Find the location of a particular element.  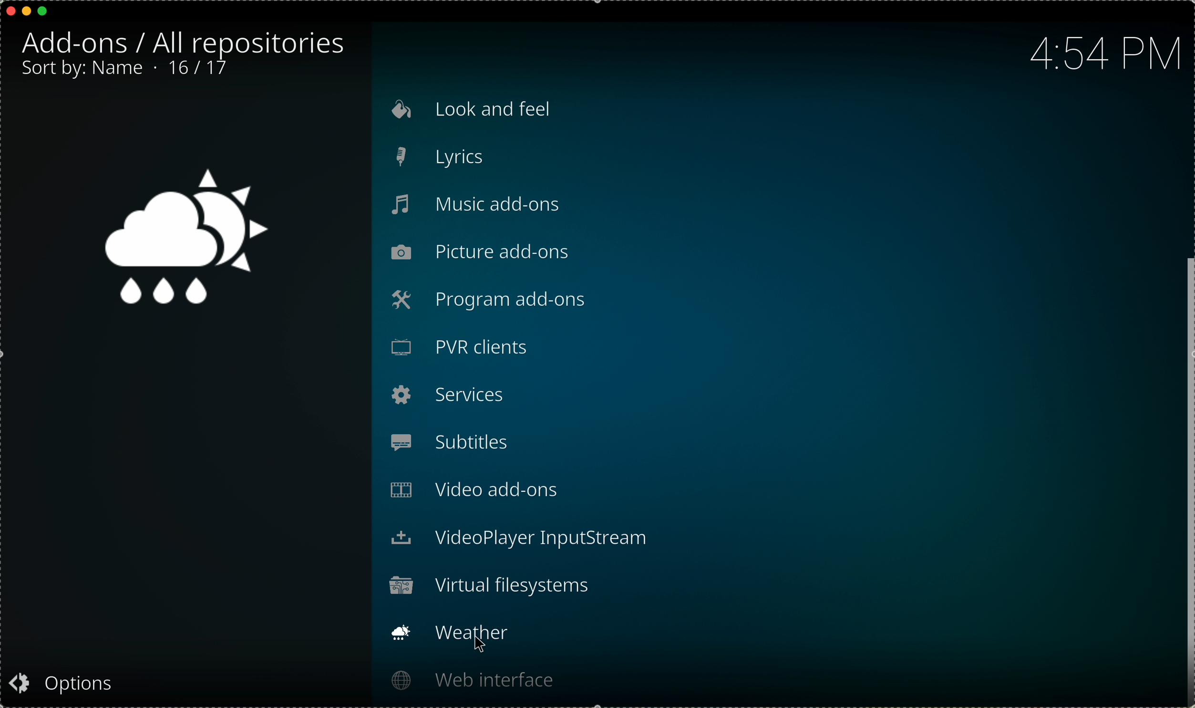

program add-ons is located at coordinates (512, 300).